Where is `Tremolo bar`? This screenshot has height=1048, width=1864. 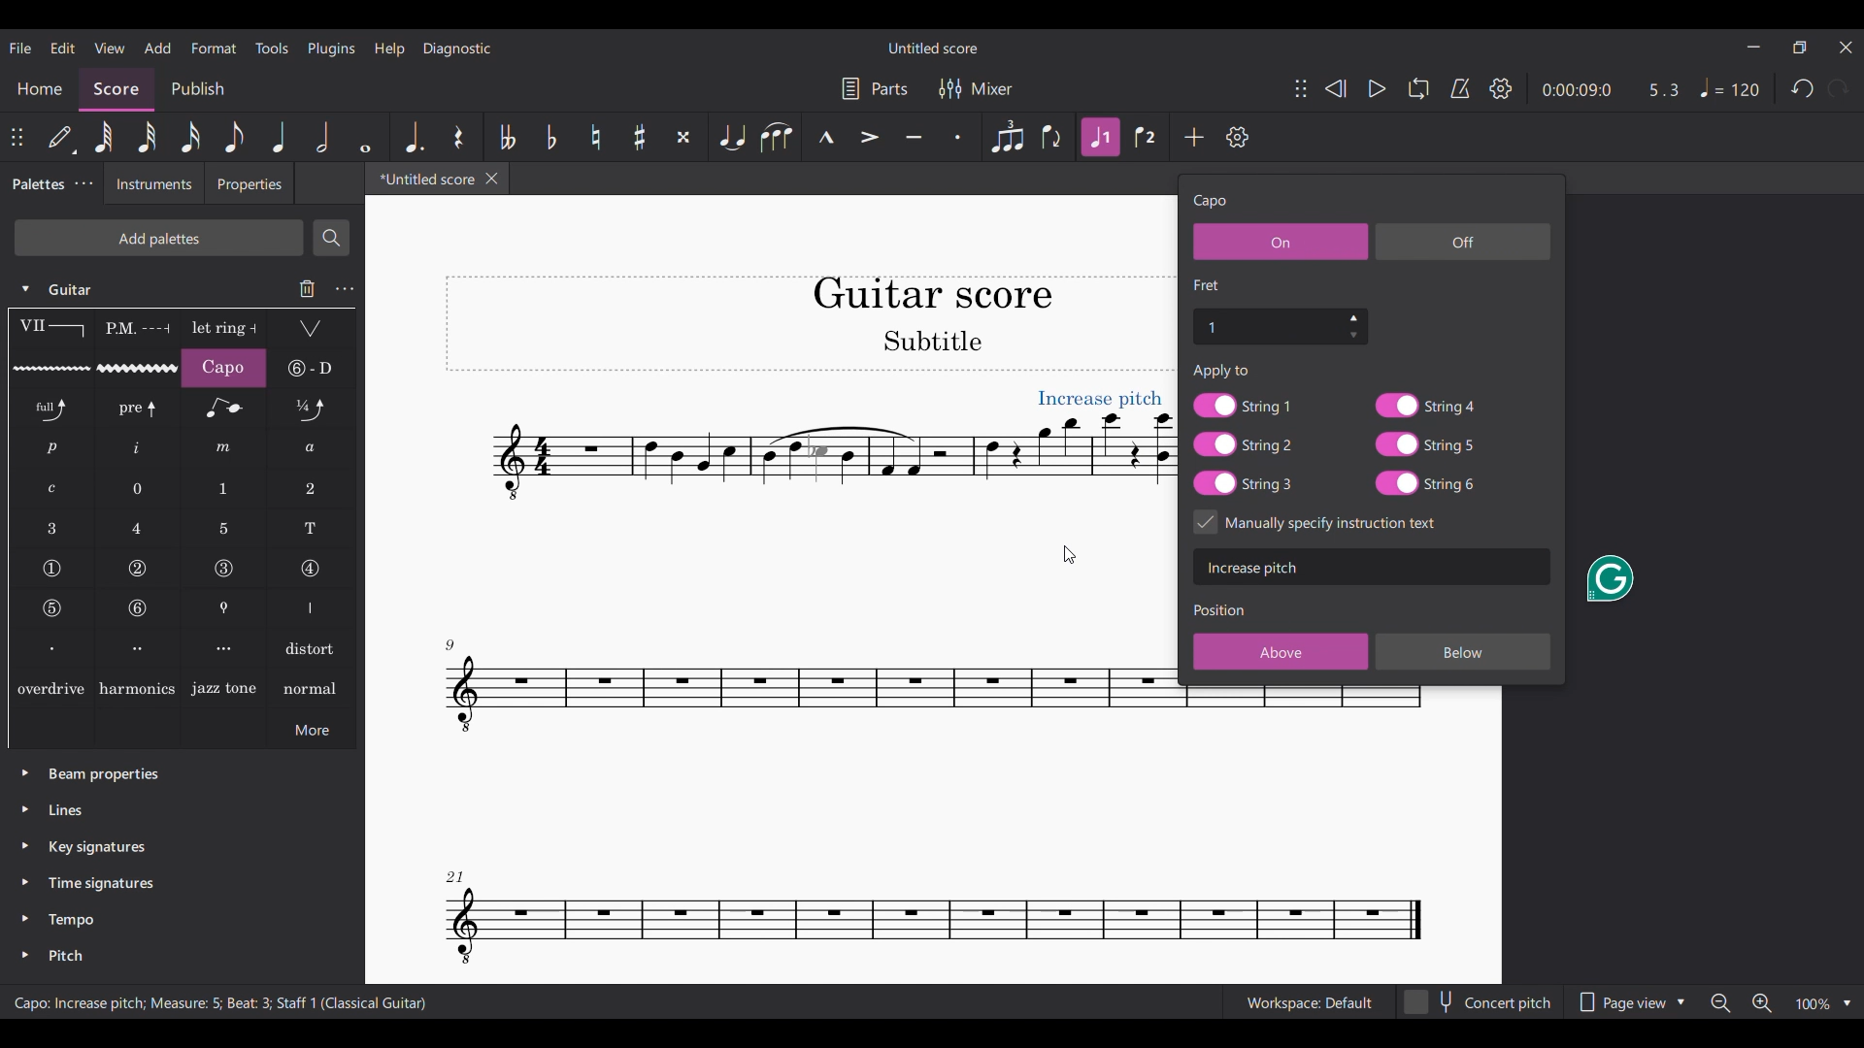
Tremolo bar is located at coordinates (312, 329).